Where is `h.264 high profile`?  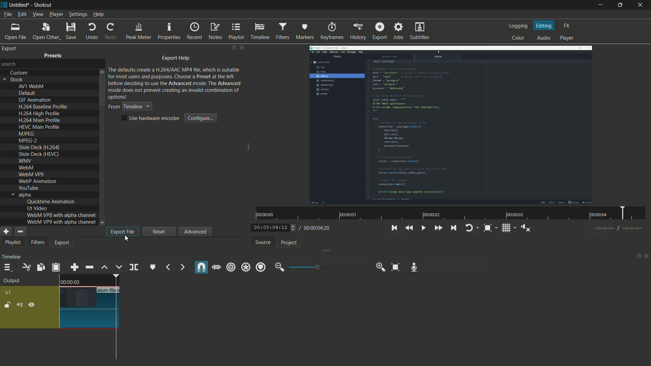
h.264 high profile is located at coordinates (39, 114).